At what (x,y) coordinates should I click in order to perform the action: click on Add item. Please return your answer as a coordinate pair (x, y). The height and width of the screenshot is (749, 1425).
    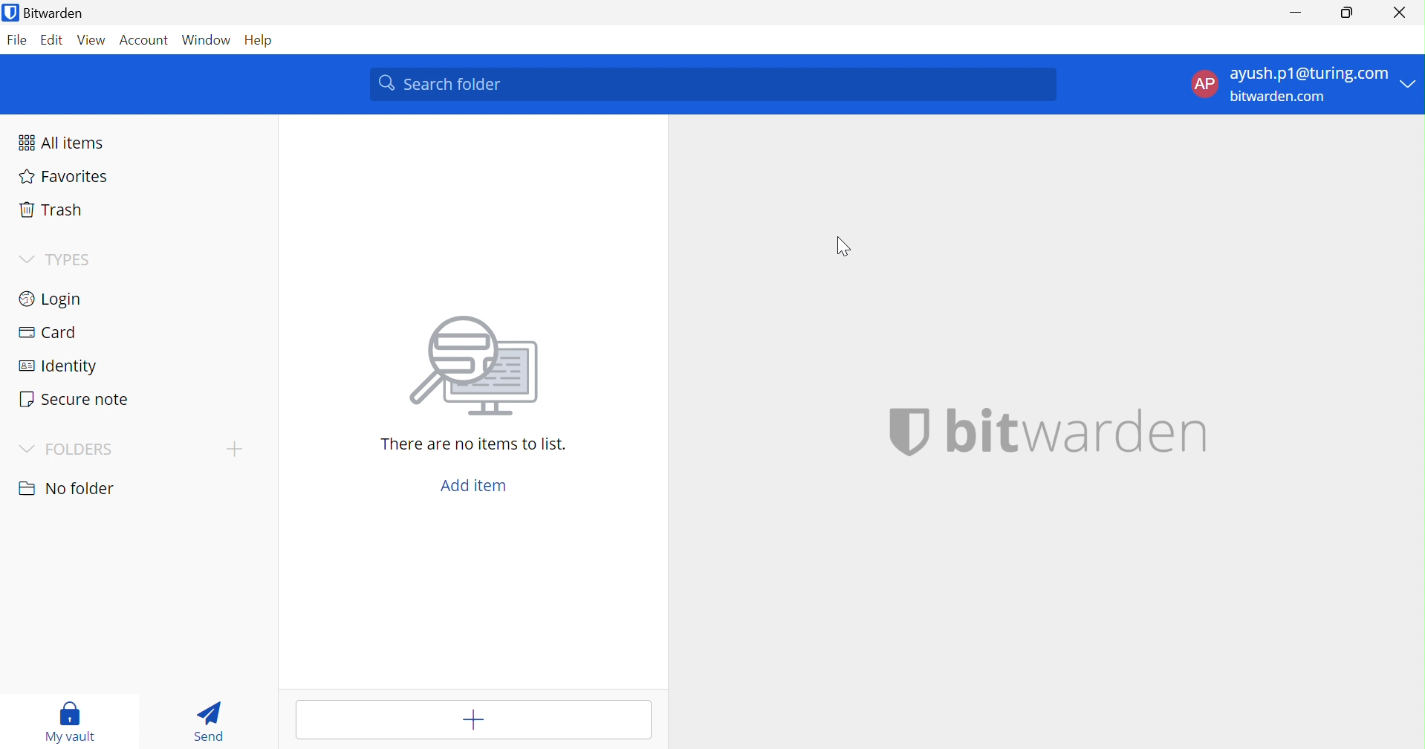
    Looking at the image, I should click on (477, 719).